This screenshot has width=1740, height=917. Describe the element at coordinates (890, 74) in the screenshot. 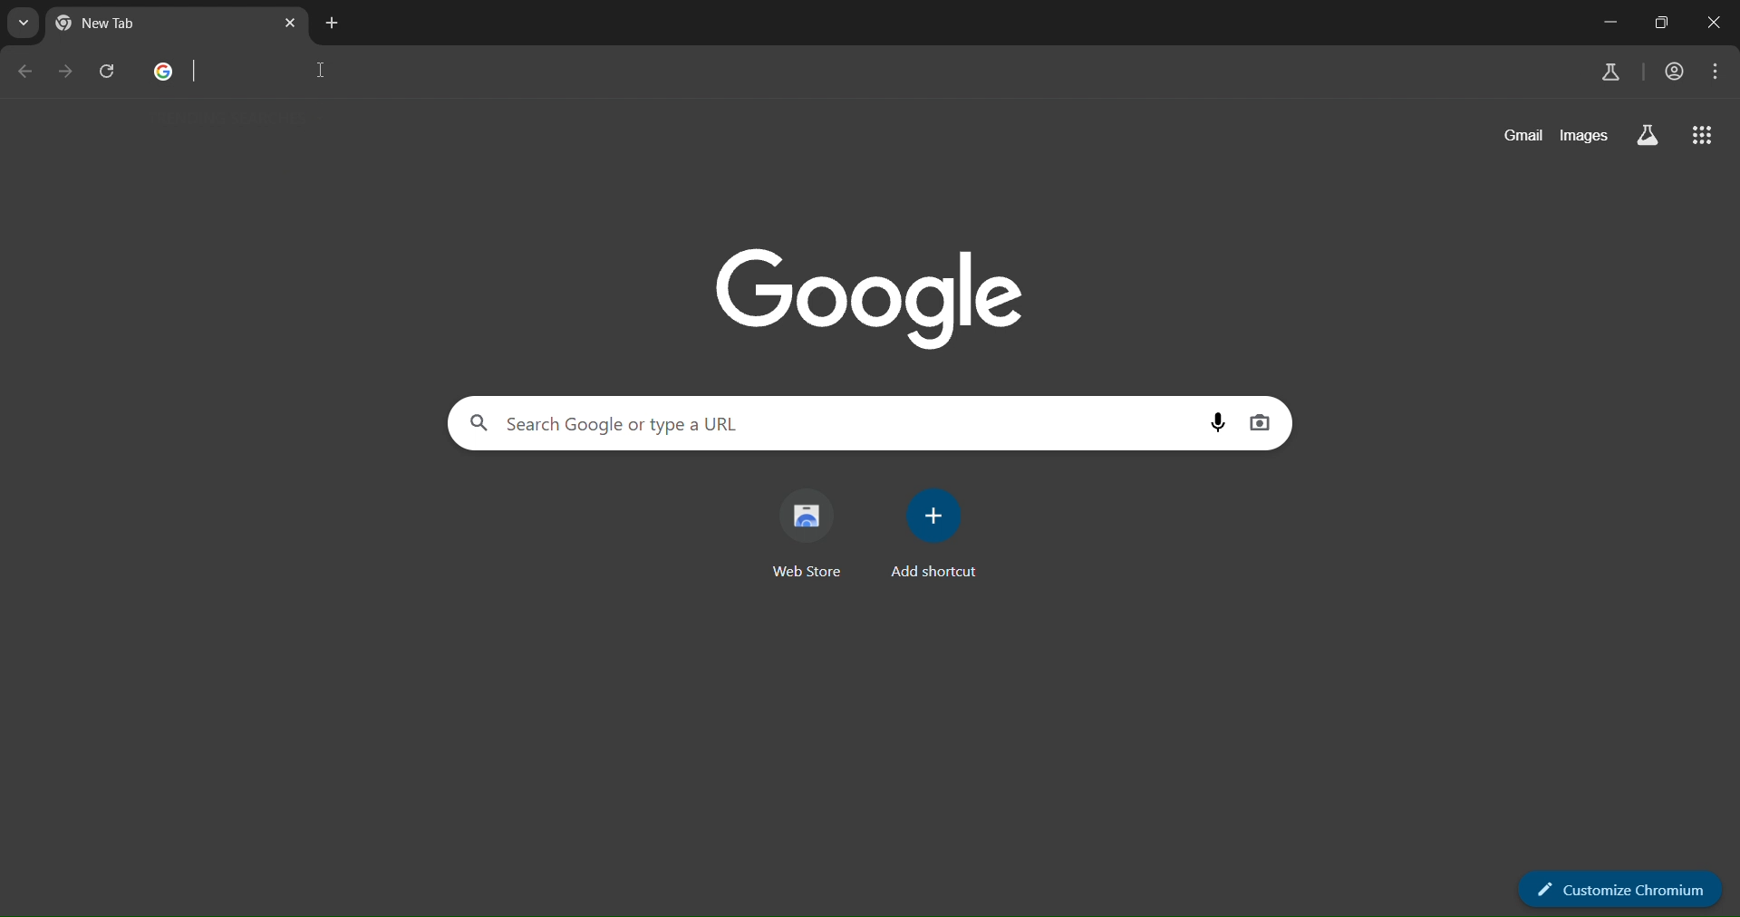

I see `Search Google or type a URL` at that location.